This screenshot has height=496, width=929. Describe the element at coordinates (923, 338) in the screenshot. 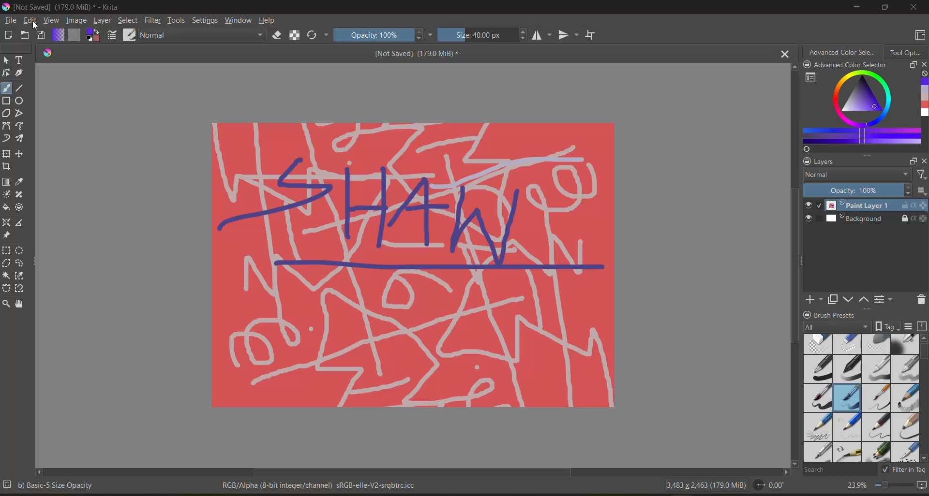

I see `scroll up` at that location.